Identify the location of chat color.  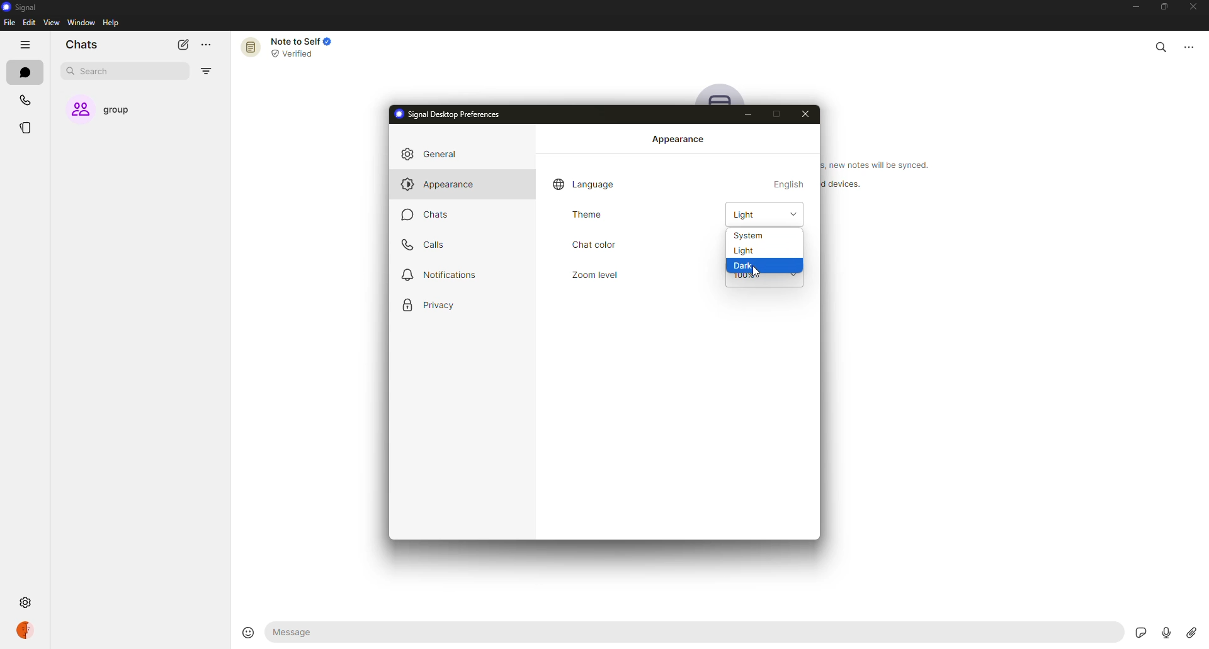
(593, 245).